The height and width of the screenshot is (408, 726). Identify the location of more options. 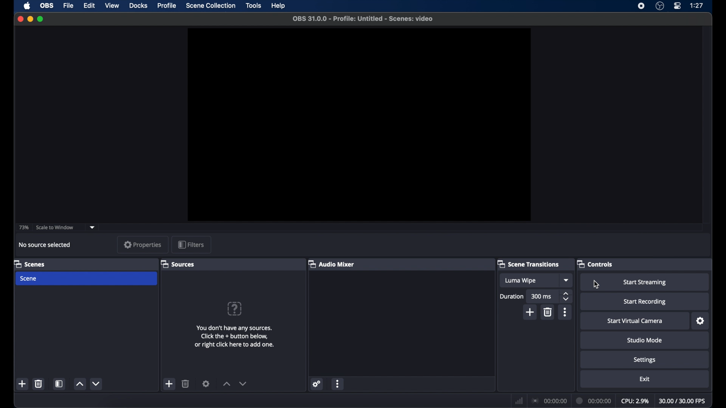
(565, 312).